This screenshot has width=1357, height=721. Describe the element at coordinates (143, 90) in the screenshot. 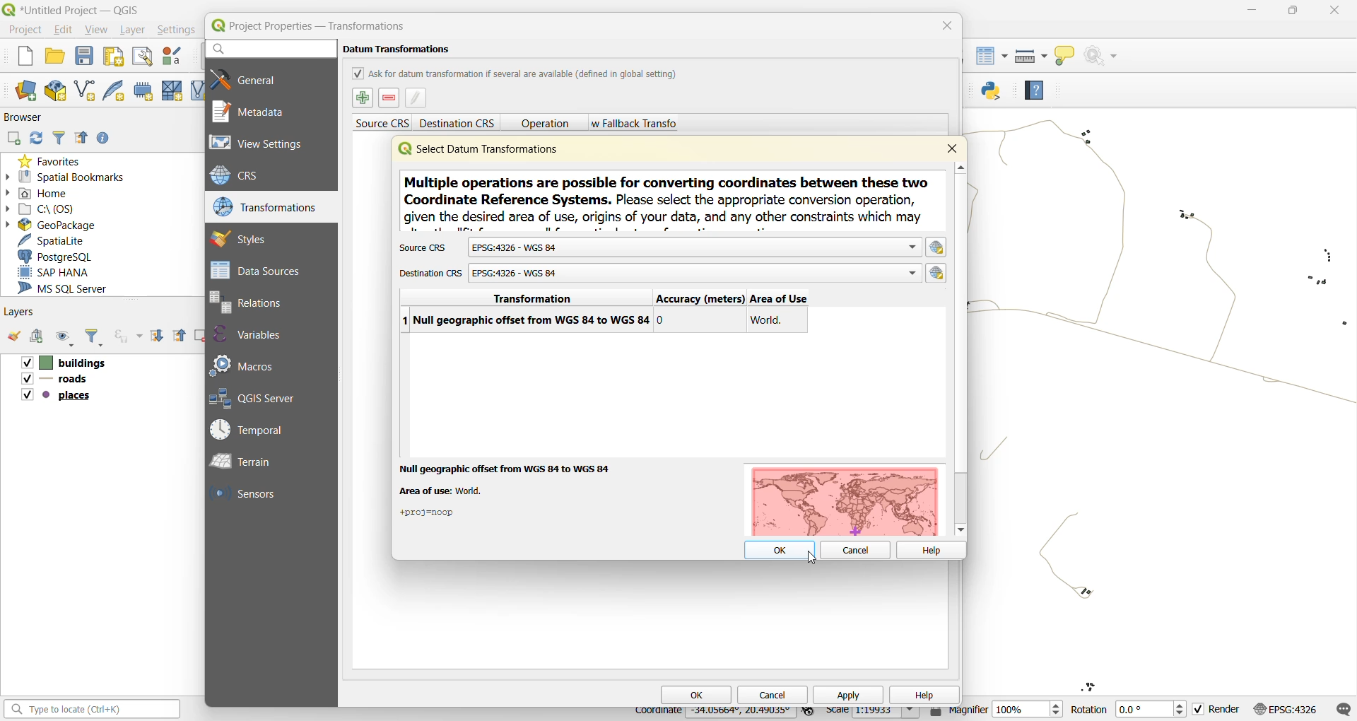

I see `temporary scratch layer` at that location.